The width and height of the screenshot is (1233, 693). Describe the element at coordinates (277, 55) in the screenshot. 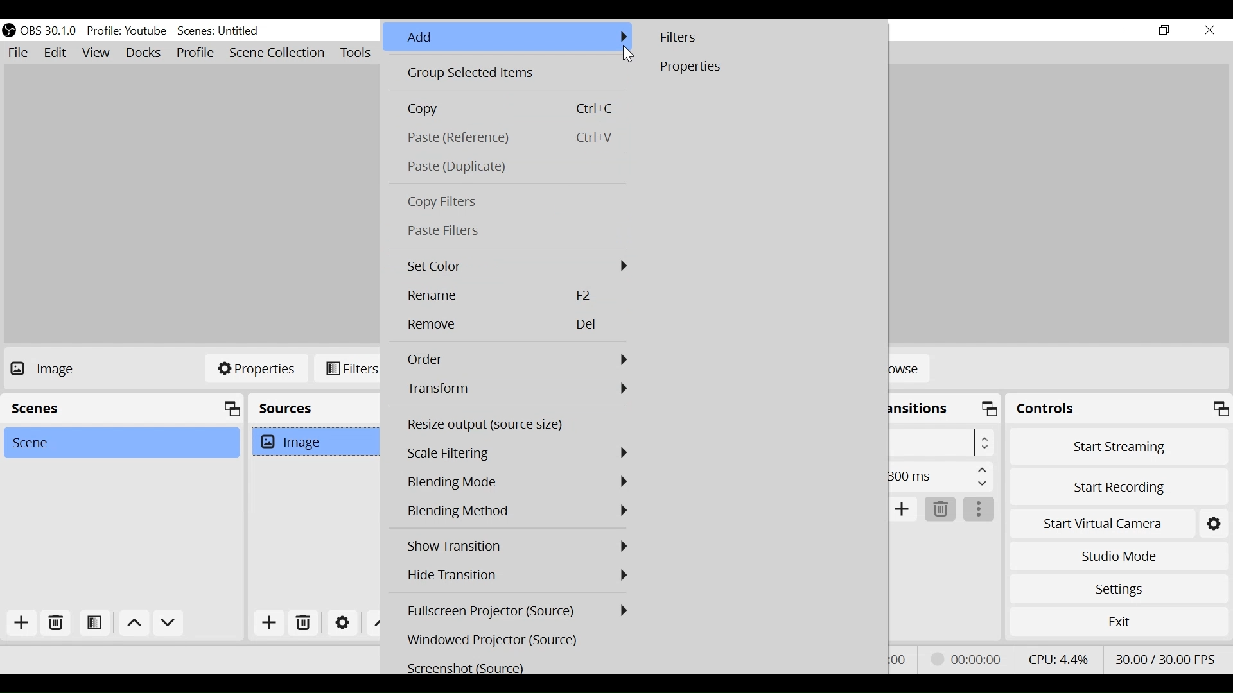

I see `Scene Collection` at that location.